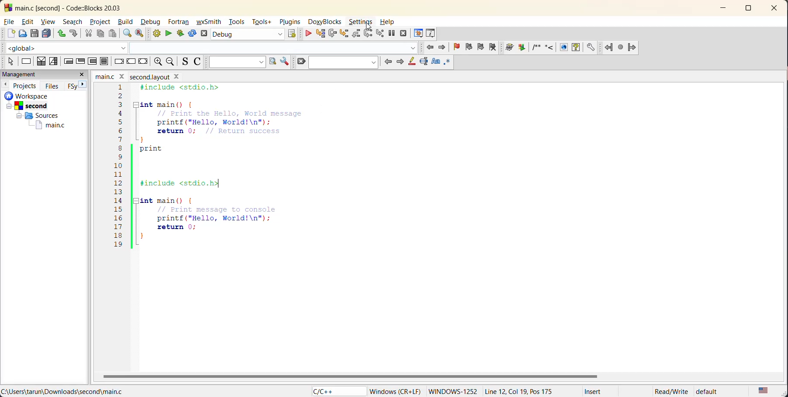  What do you see at coordinates (370, 26) in the screenshot?
I see `cursor` at bounding box center [370, 26].